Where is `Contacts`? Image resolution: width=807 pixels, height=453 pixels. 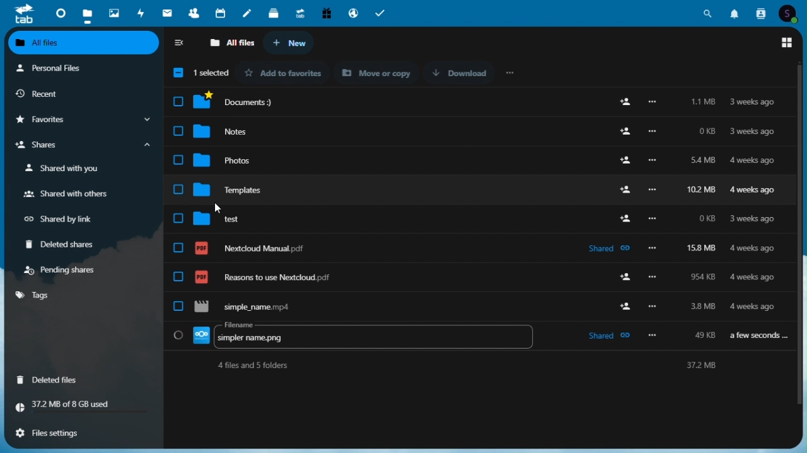
Contacts is located at coordinates (762, 12).